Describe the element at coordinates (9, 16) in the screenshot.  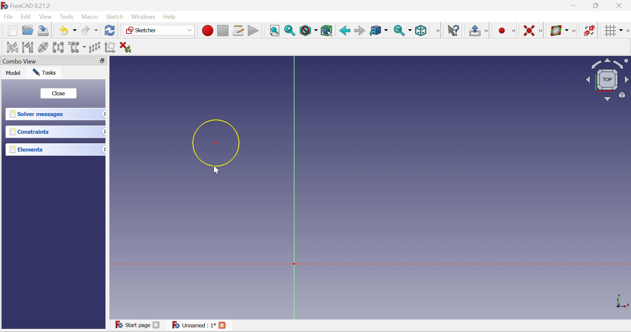
I see `File` at that location.